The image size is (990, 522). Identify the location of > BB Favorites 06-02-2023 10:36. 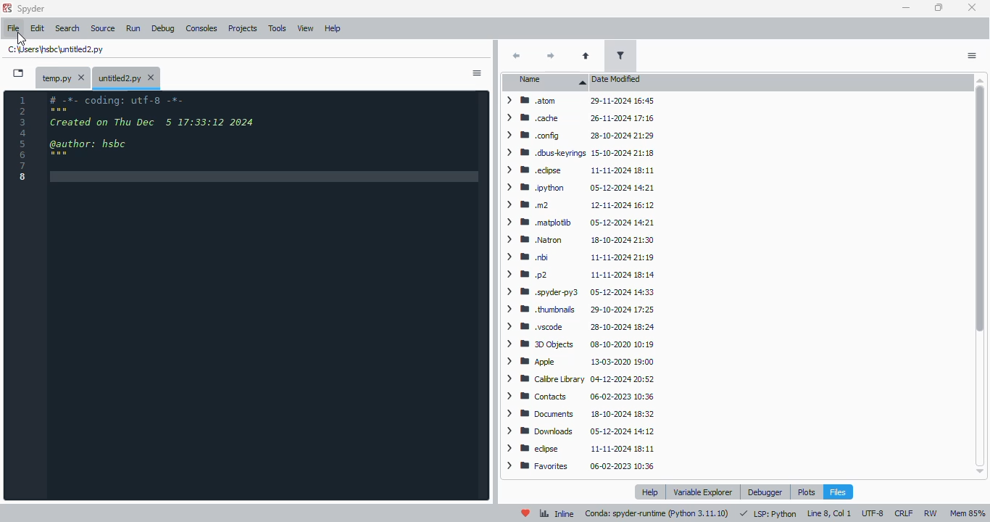
(581, 468).